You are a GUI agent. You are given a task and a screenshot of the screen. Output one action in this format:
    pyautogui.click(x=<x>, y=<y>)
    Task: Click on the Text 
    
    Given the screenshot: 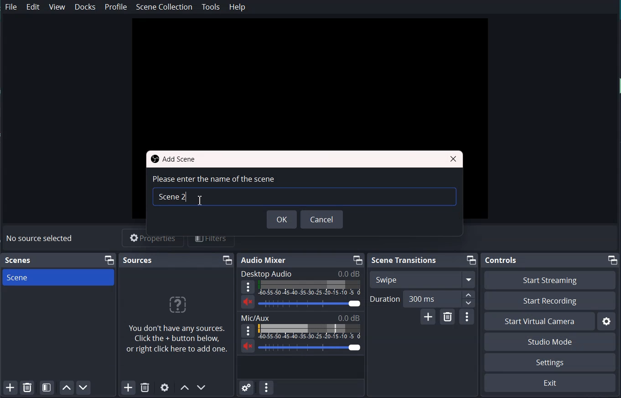 What is the action you would take?
    pyautogui.click(x=19, y=261)
    